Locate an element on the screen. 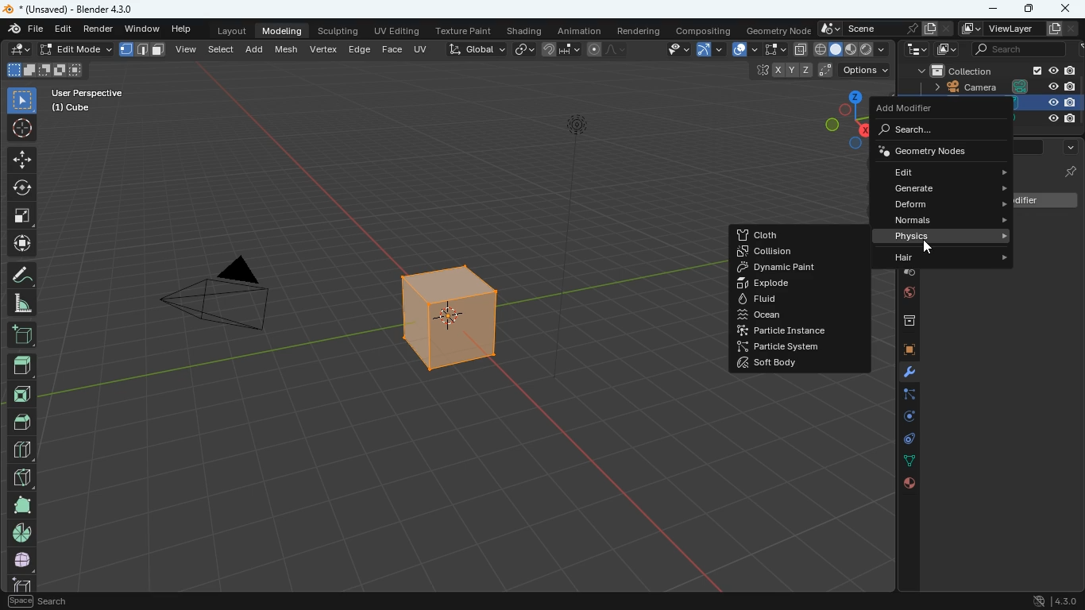 This screenshot has height=610, width=1085. public is located at coordinates (909, 484).